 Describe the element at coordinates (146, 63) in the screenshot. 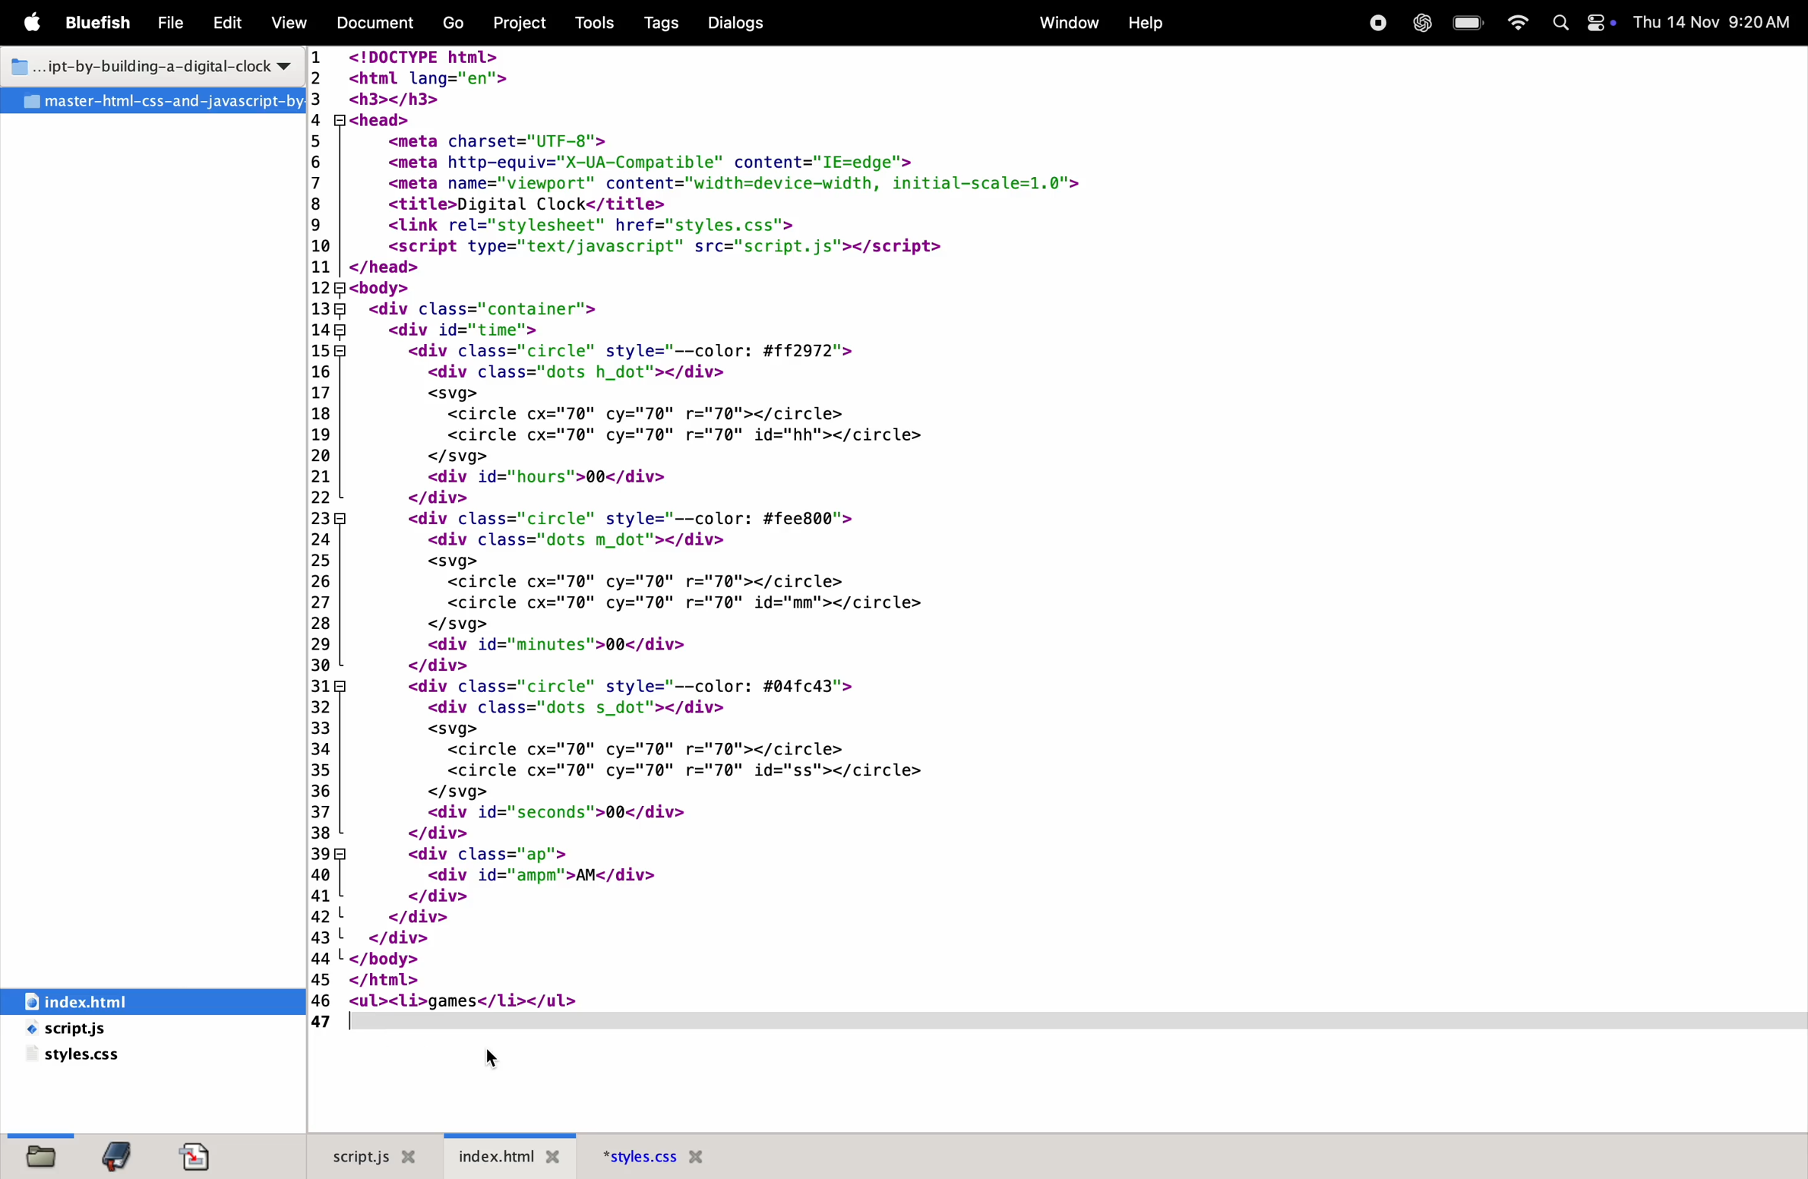

I see `title` at that location.